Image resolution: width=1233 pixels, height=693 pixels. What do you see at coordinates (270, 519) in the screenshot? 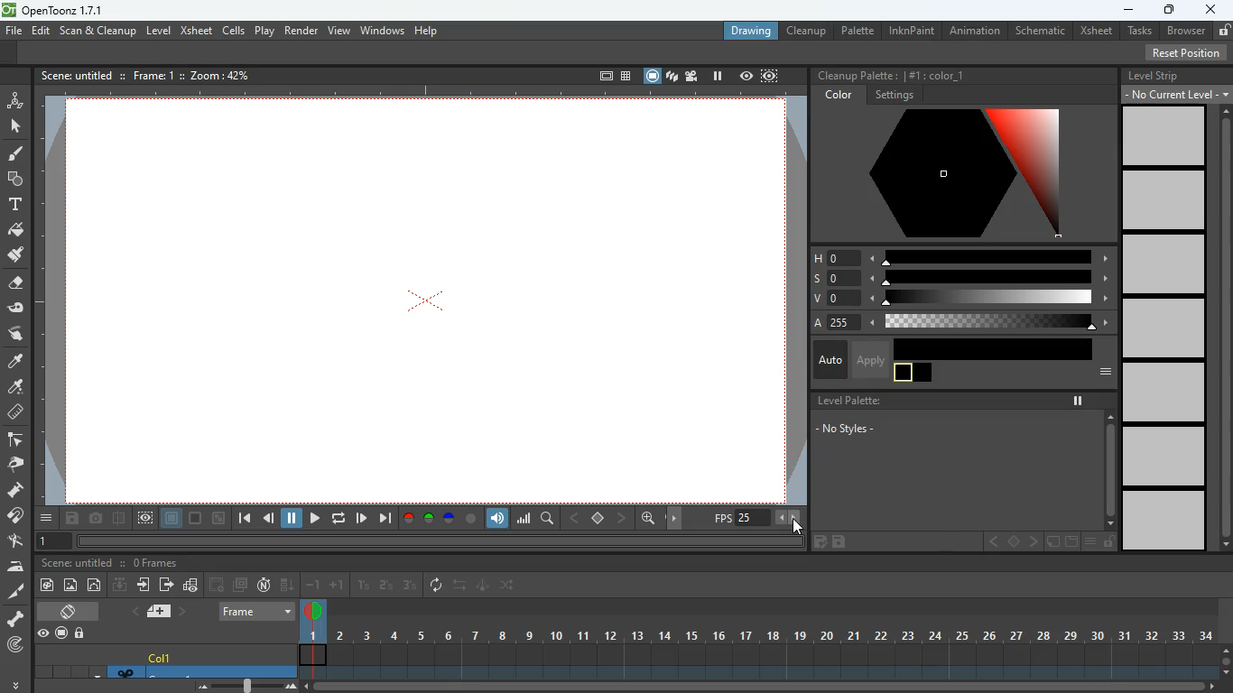
I see `back` at bounding box center [270, 519].